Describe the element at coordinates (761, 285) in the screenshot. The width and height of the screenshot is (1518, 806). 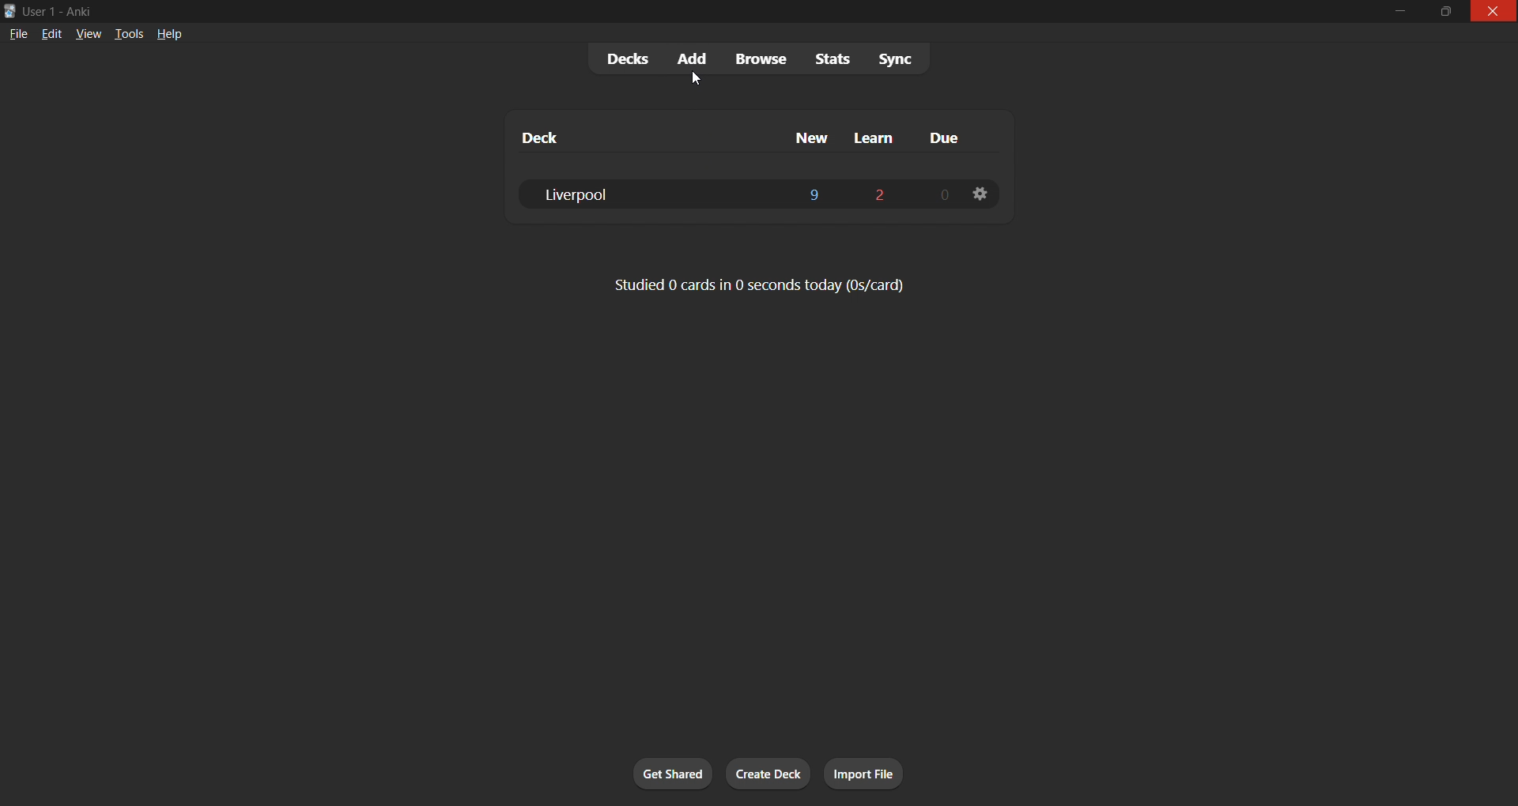
I see `card stats` at that location.